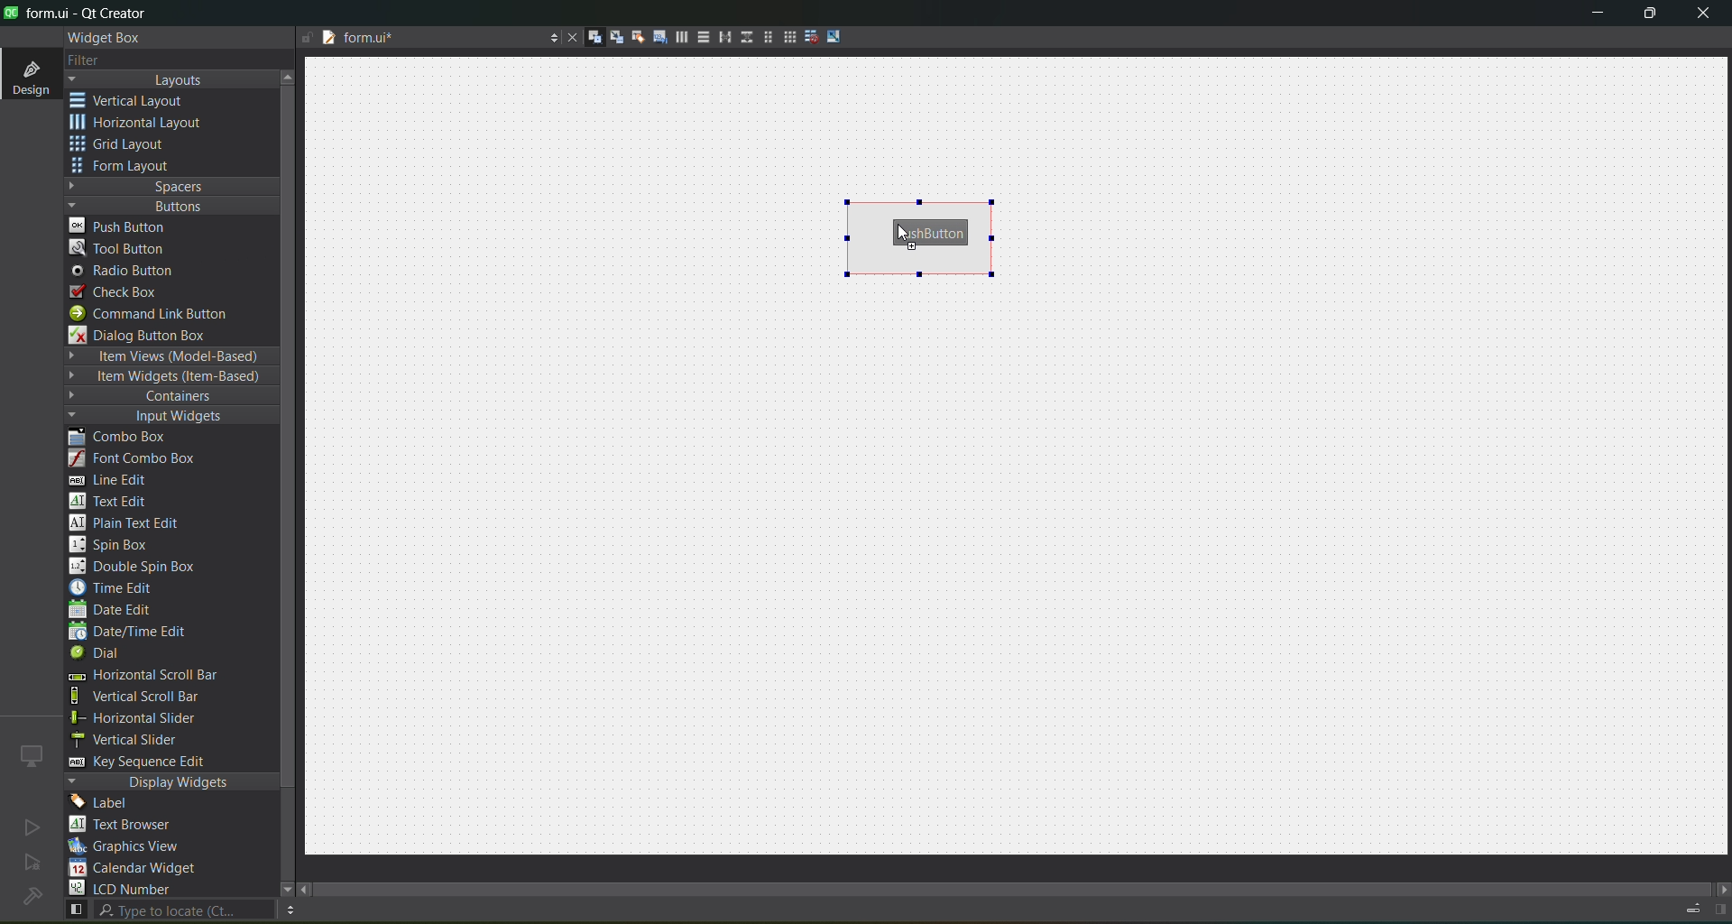 This screenshot has height=924, width=1732. I want to click on no active project, so click(32, 864).